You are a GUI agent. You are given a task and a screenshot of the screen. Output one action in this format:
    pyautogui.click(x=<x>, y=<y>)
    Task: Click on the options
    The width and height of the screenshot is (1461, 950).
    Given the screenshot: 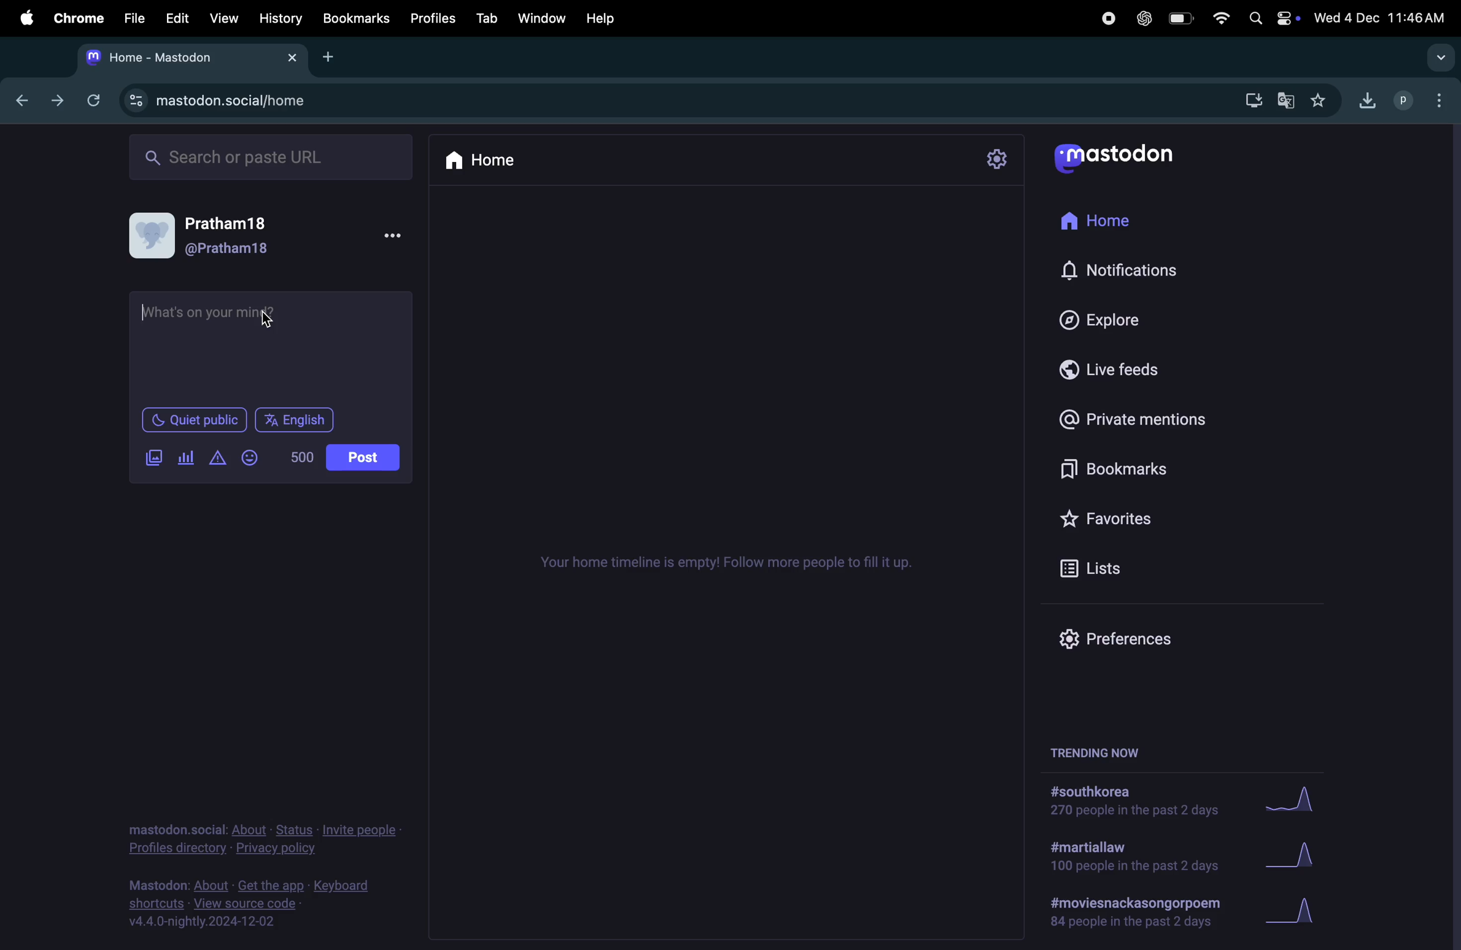 What is the action you would take?
    pyautogui.click(x=402, y=237)
    